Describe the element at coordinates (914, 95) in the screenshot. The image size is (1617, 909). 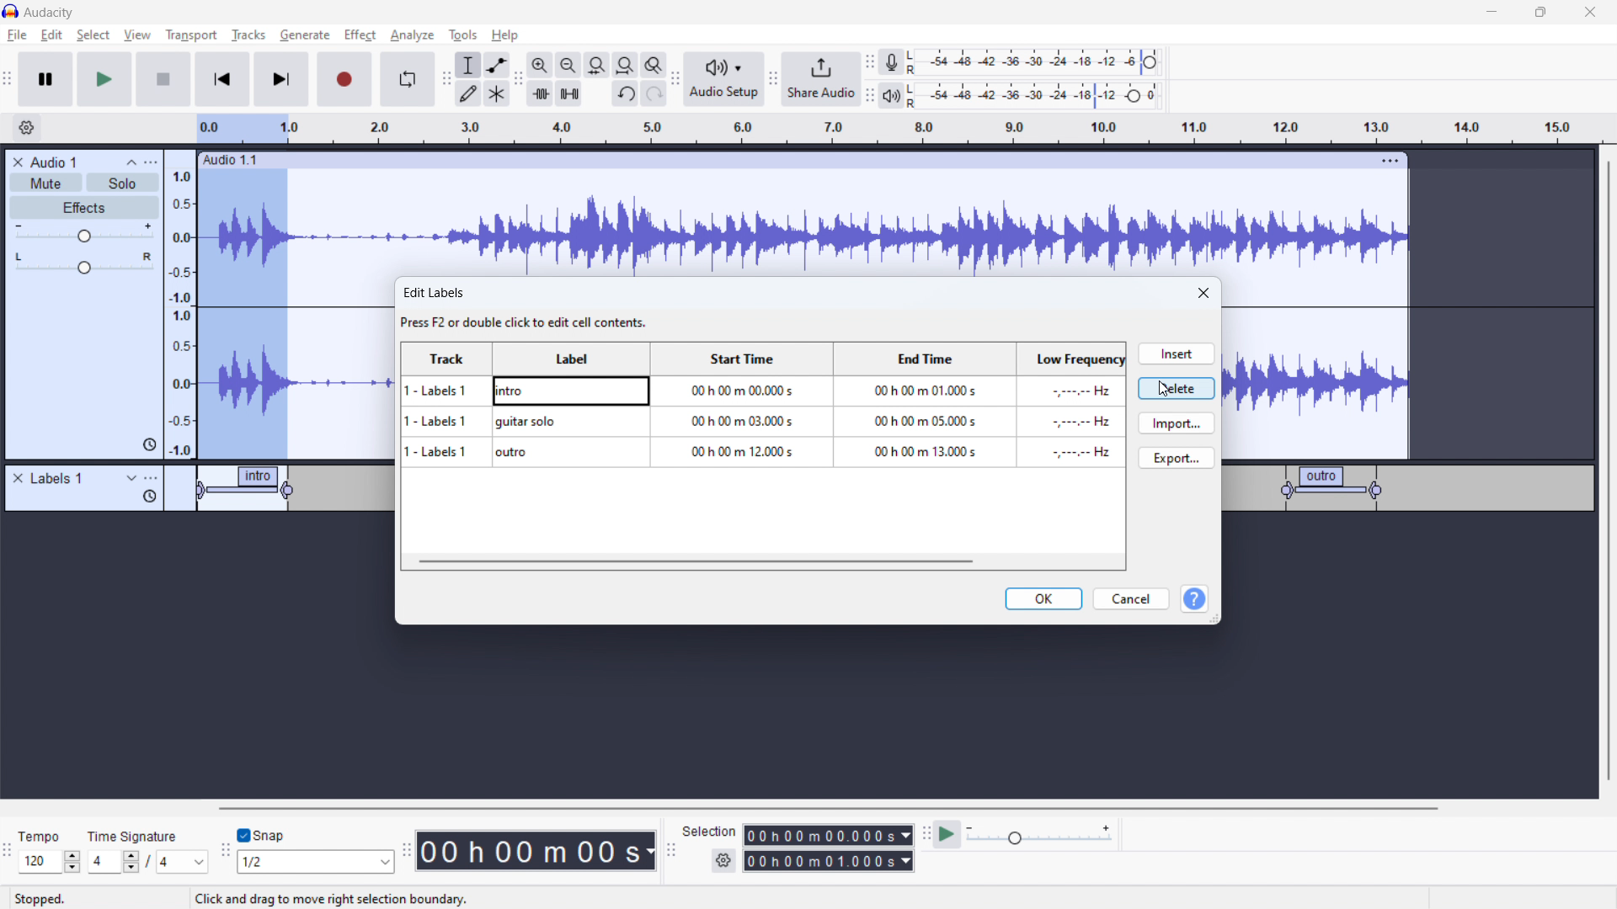
I see `` at that location.